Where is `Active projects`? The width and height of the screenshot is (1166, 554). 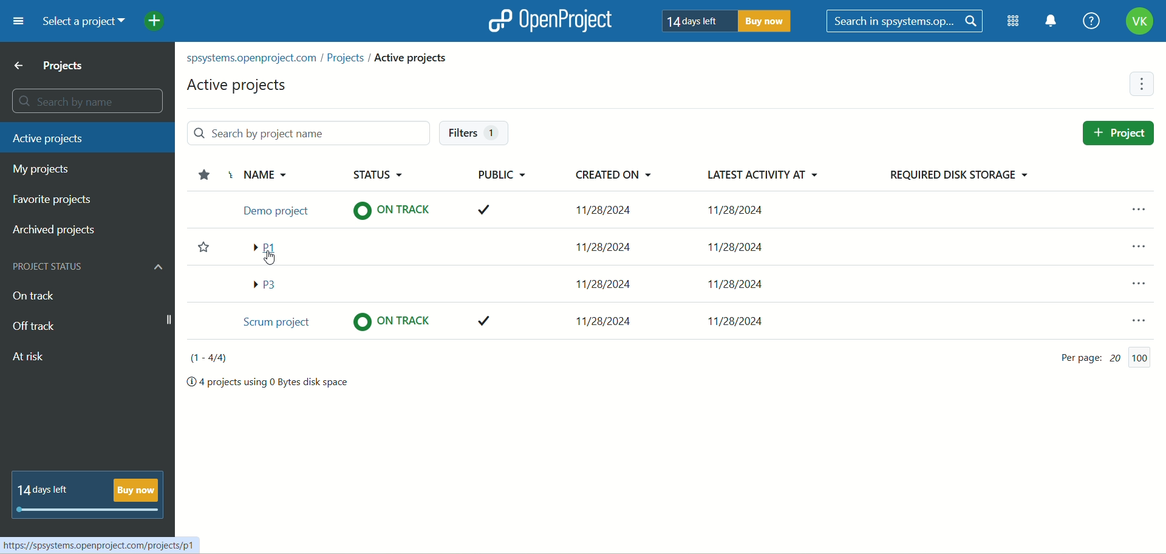 Active projects is located at coordinates (412, 57).